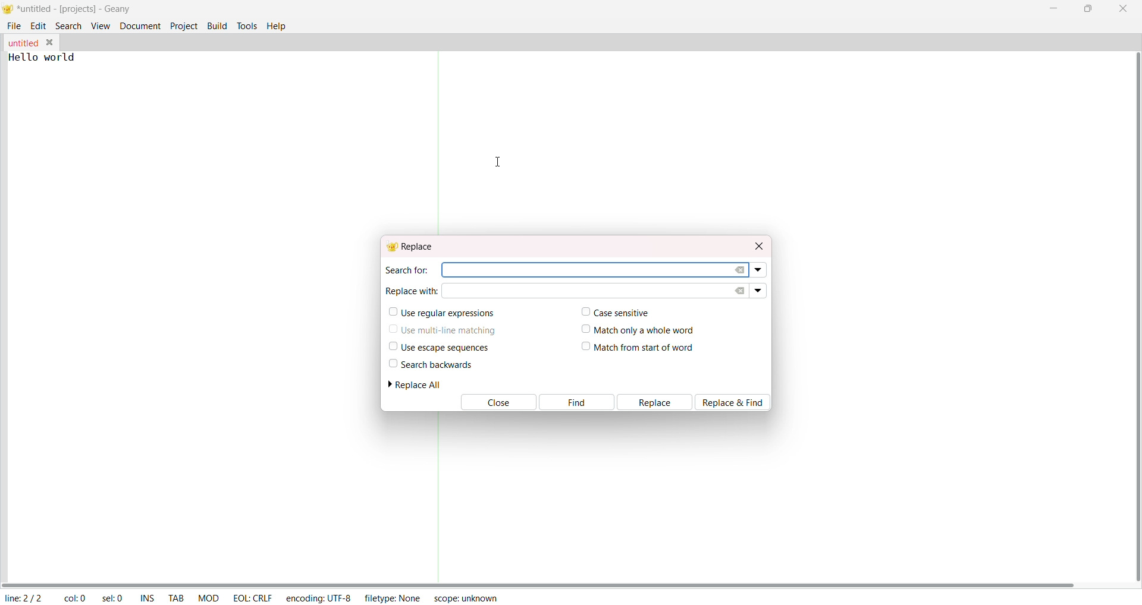  What do you see at coordinates (655, 402) in the screenshot?
I see `replace` at bounding box center [655, 402].